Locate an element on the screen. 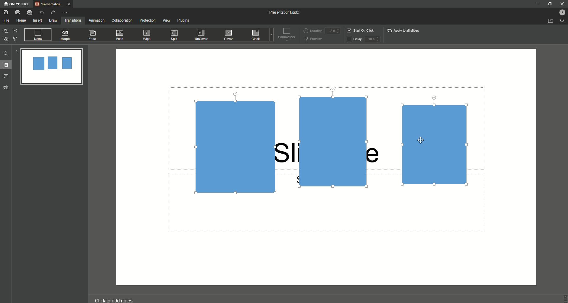  Protection is located at coordinates (148, 20).